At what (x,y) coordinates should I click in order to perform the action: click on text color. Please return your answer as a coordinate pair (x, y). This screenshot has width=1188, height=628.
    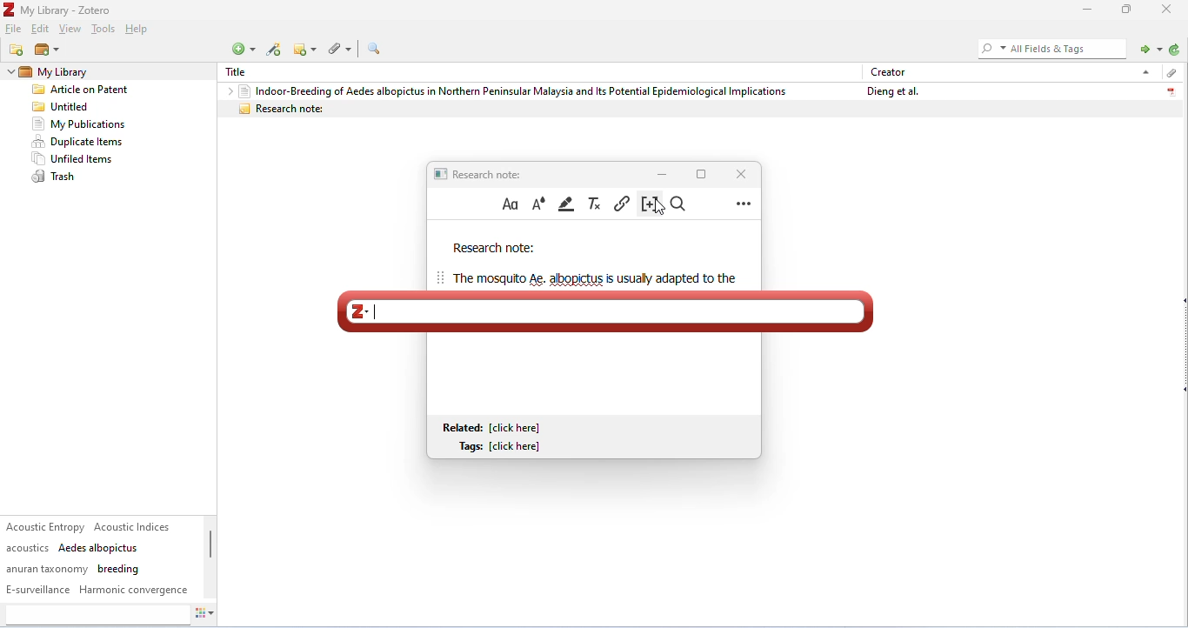
    Looking at the image, I should click on (538, 204).